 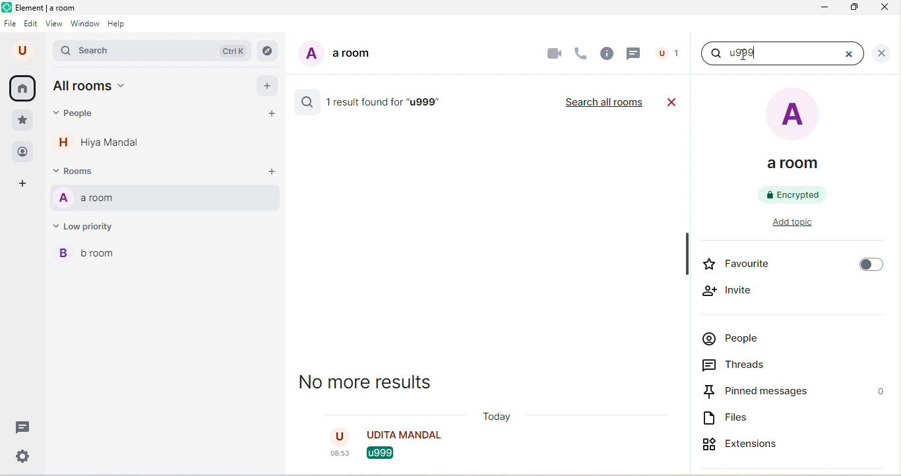 I want to click on explore room, so click(x=268, y=51).